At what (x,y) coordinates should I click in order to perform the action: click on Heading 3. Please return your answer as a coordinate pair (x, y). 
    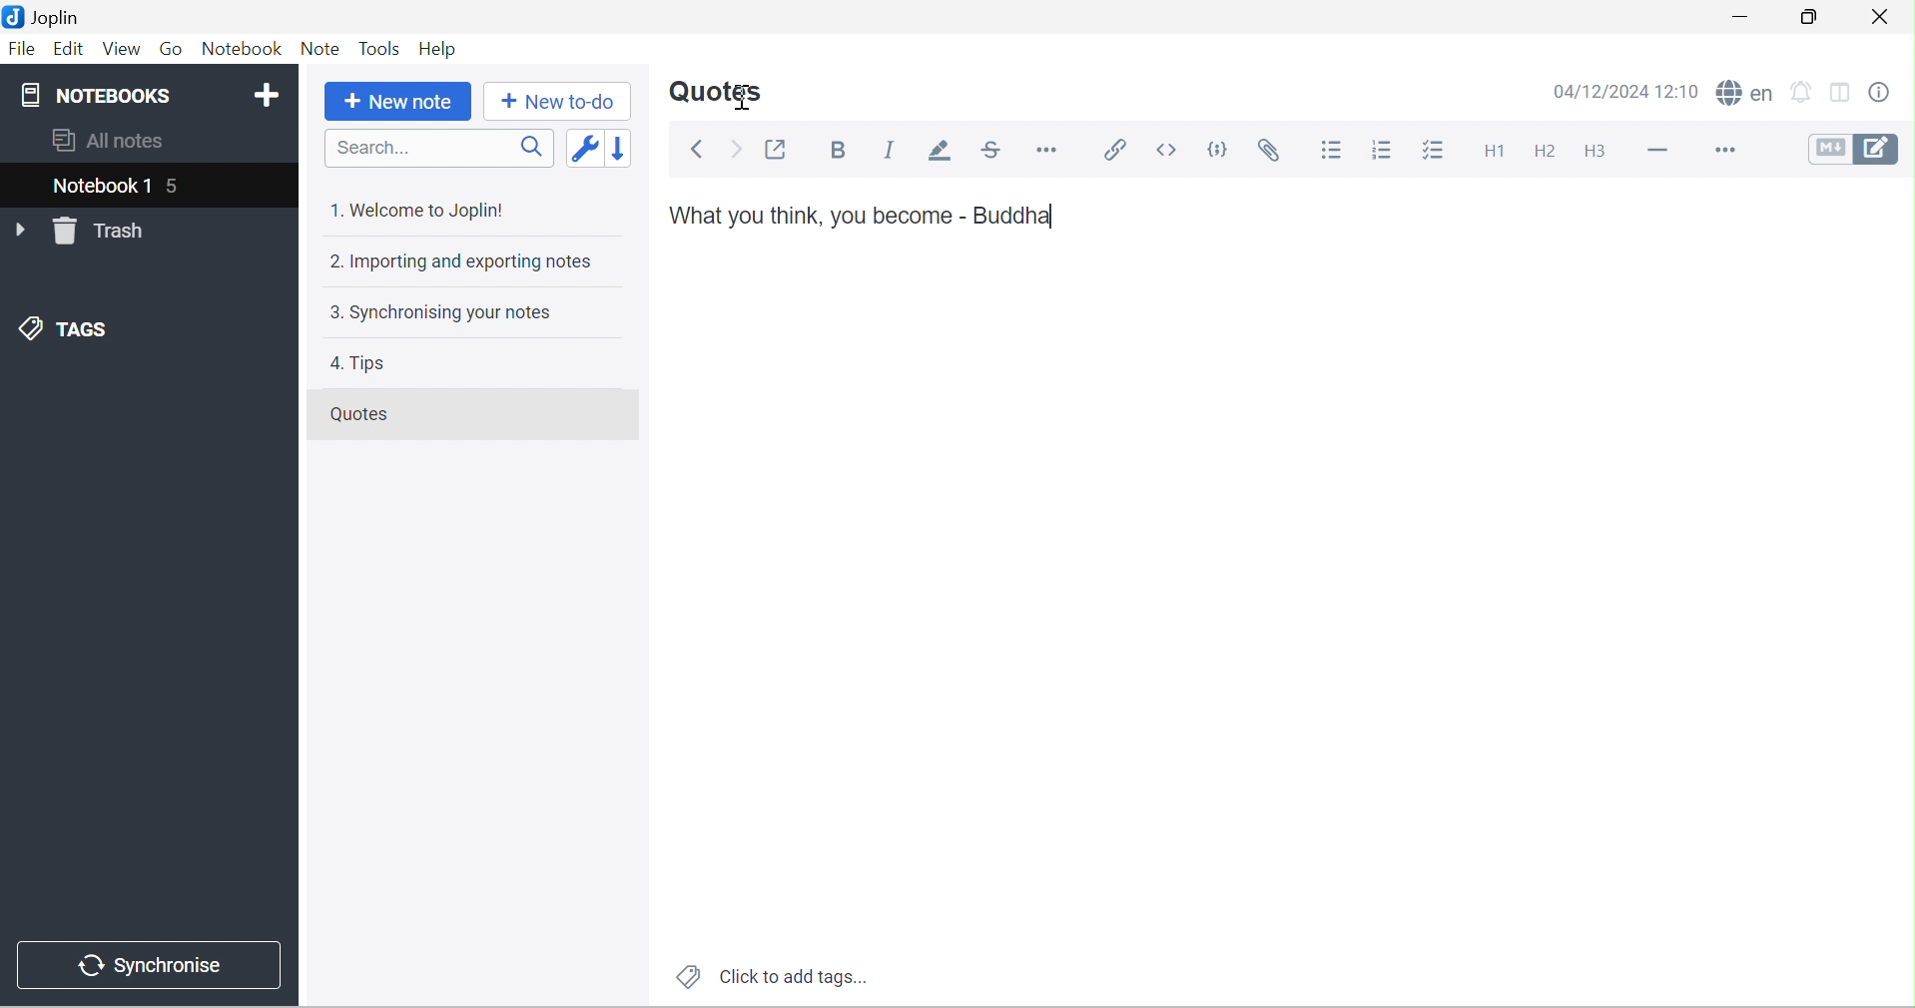
    Looking at the image, I should click on (1593, 152).